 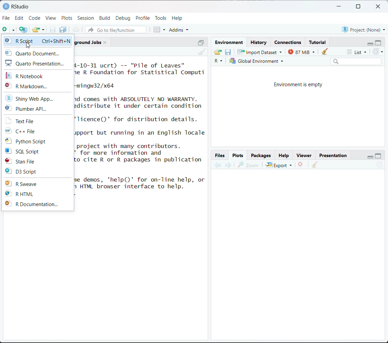 What do you see at coordinates (221, 155) in the screenshot?
I see `` at bounding box center [221, 155].